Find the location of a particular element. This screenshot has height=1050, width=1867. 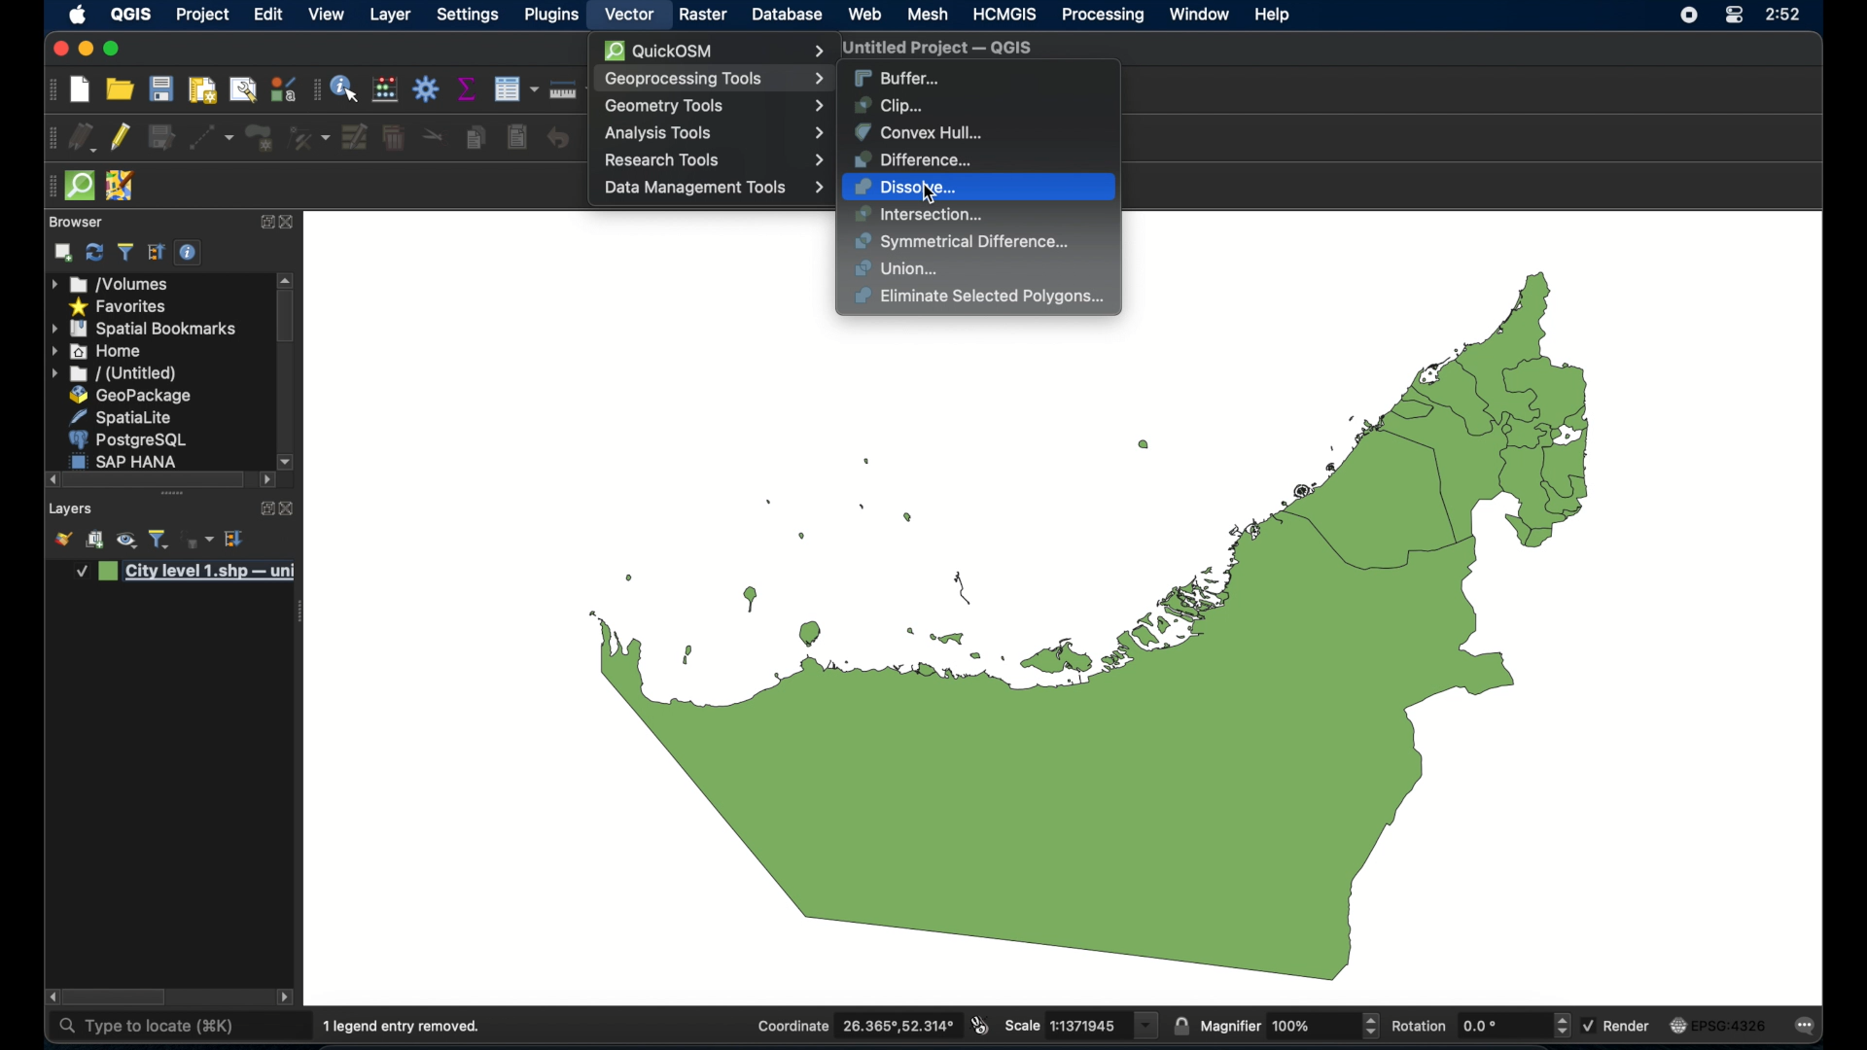

current crs is located at coordinates (1717, 1024).